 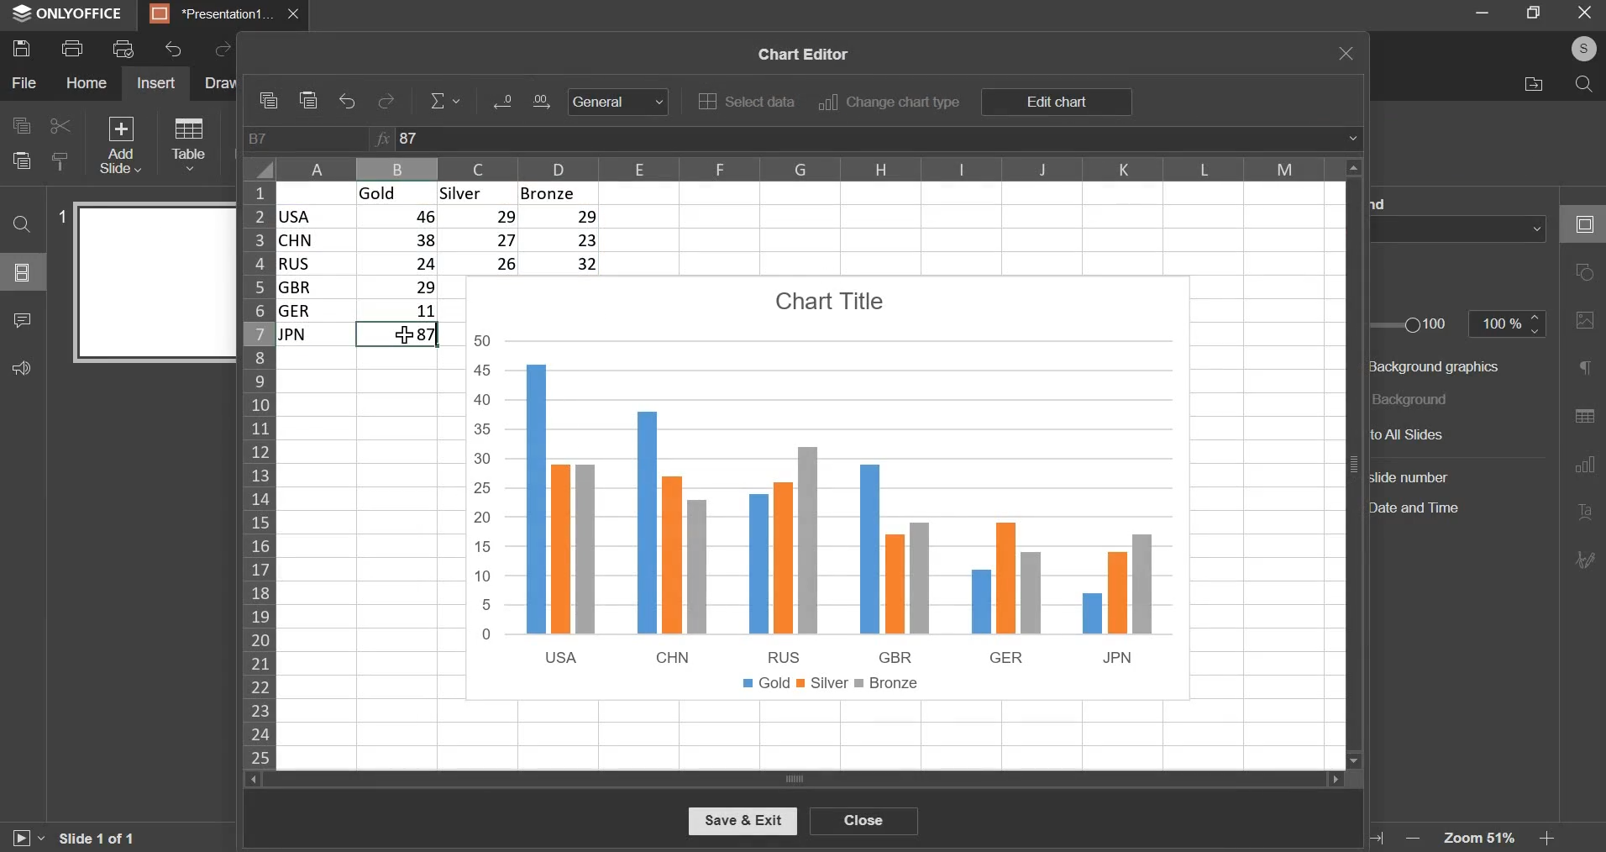 What do you see at coordinates (400, 218) in the screenshot?
I see `46` at bounding box center [400, 218].